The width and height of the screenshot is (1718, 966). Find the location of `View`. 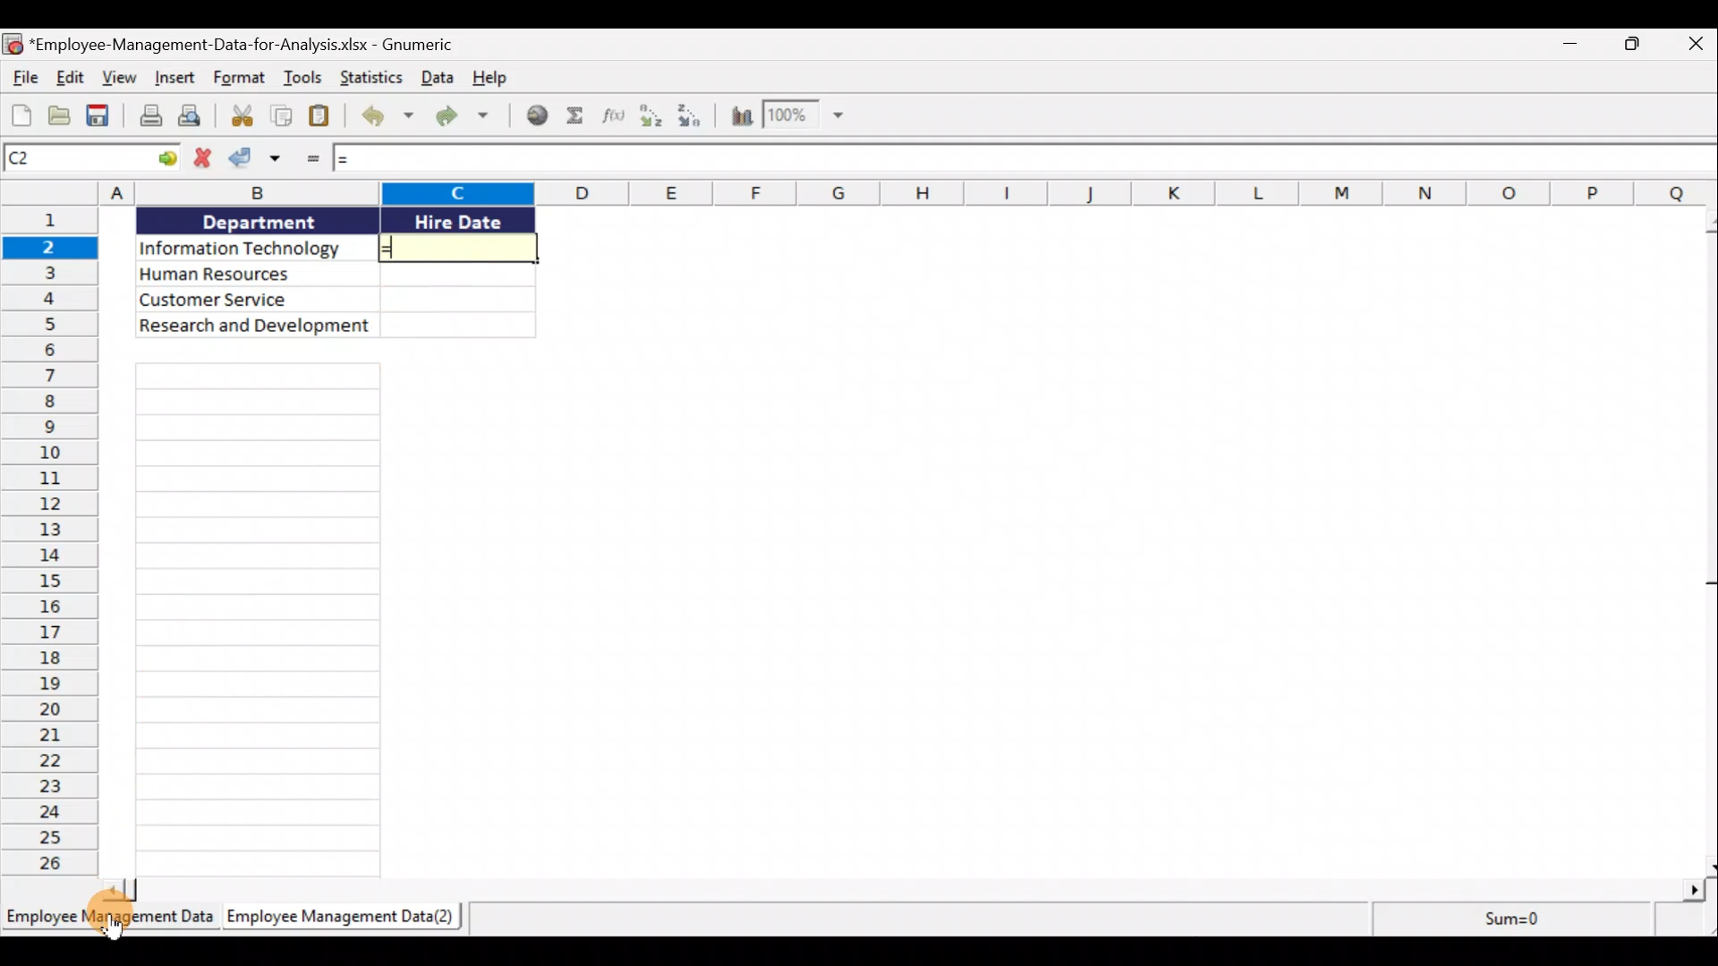

View is located at coordinates (123, 80).